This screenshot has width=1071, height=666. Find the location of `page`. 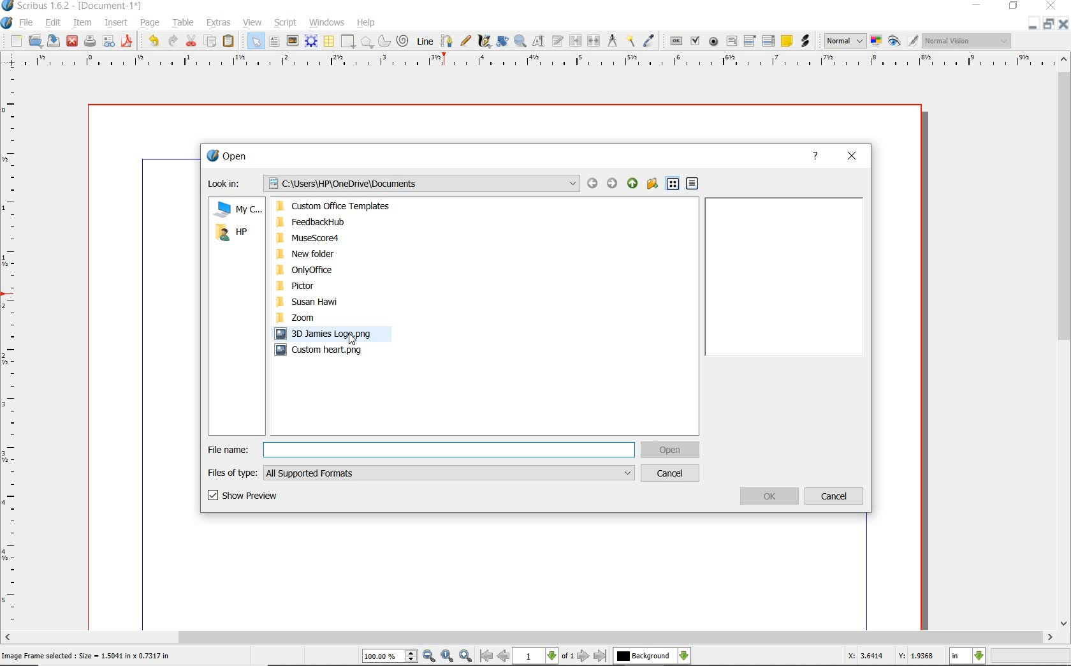

page is located at coordinates (150, 24).